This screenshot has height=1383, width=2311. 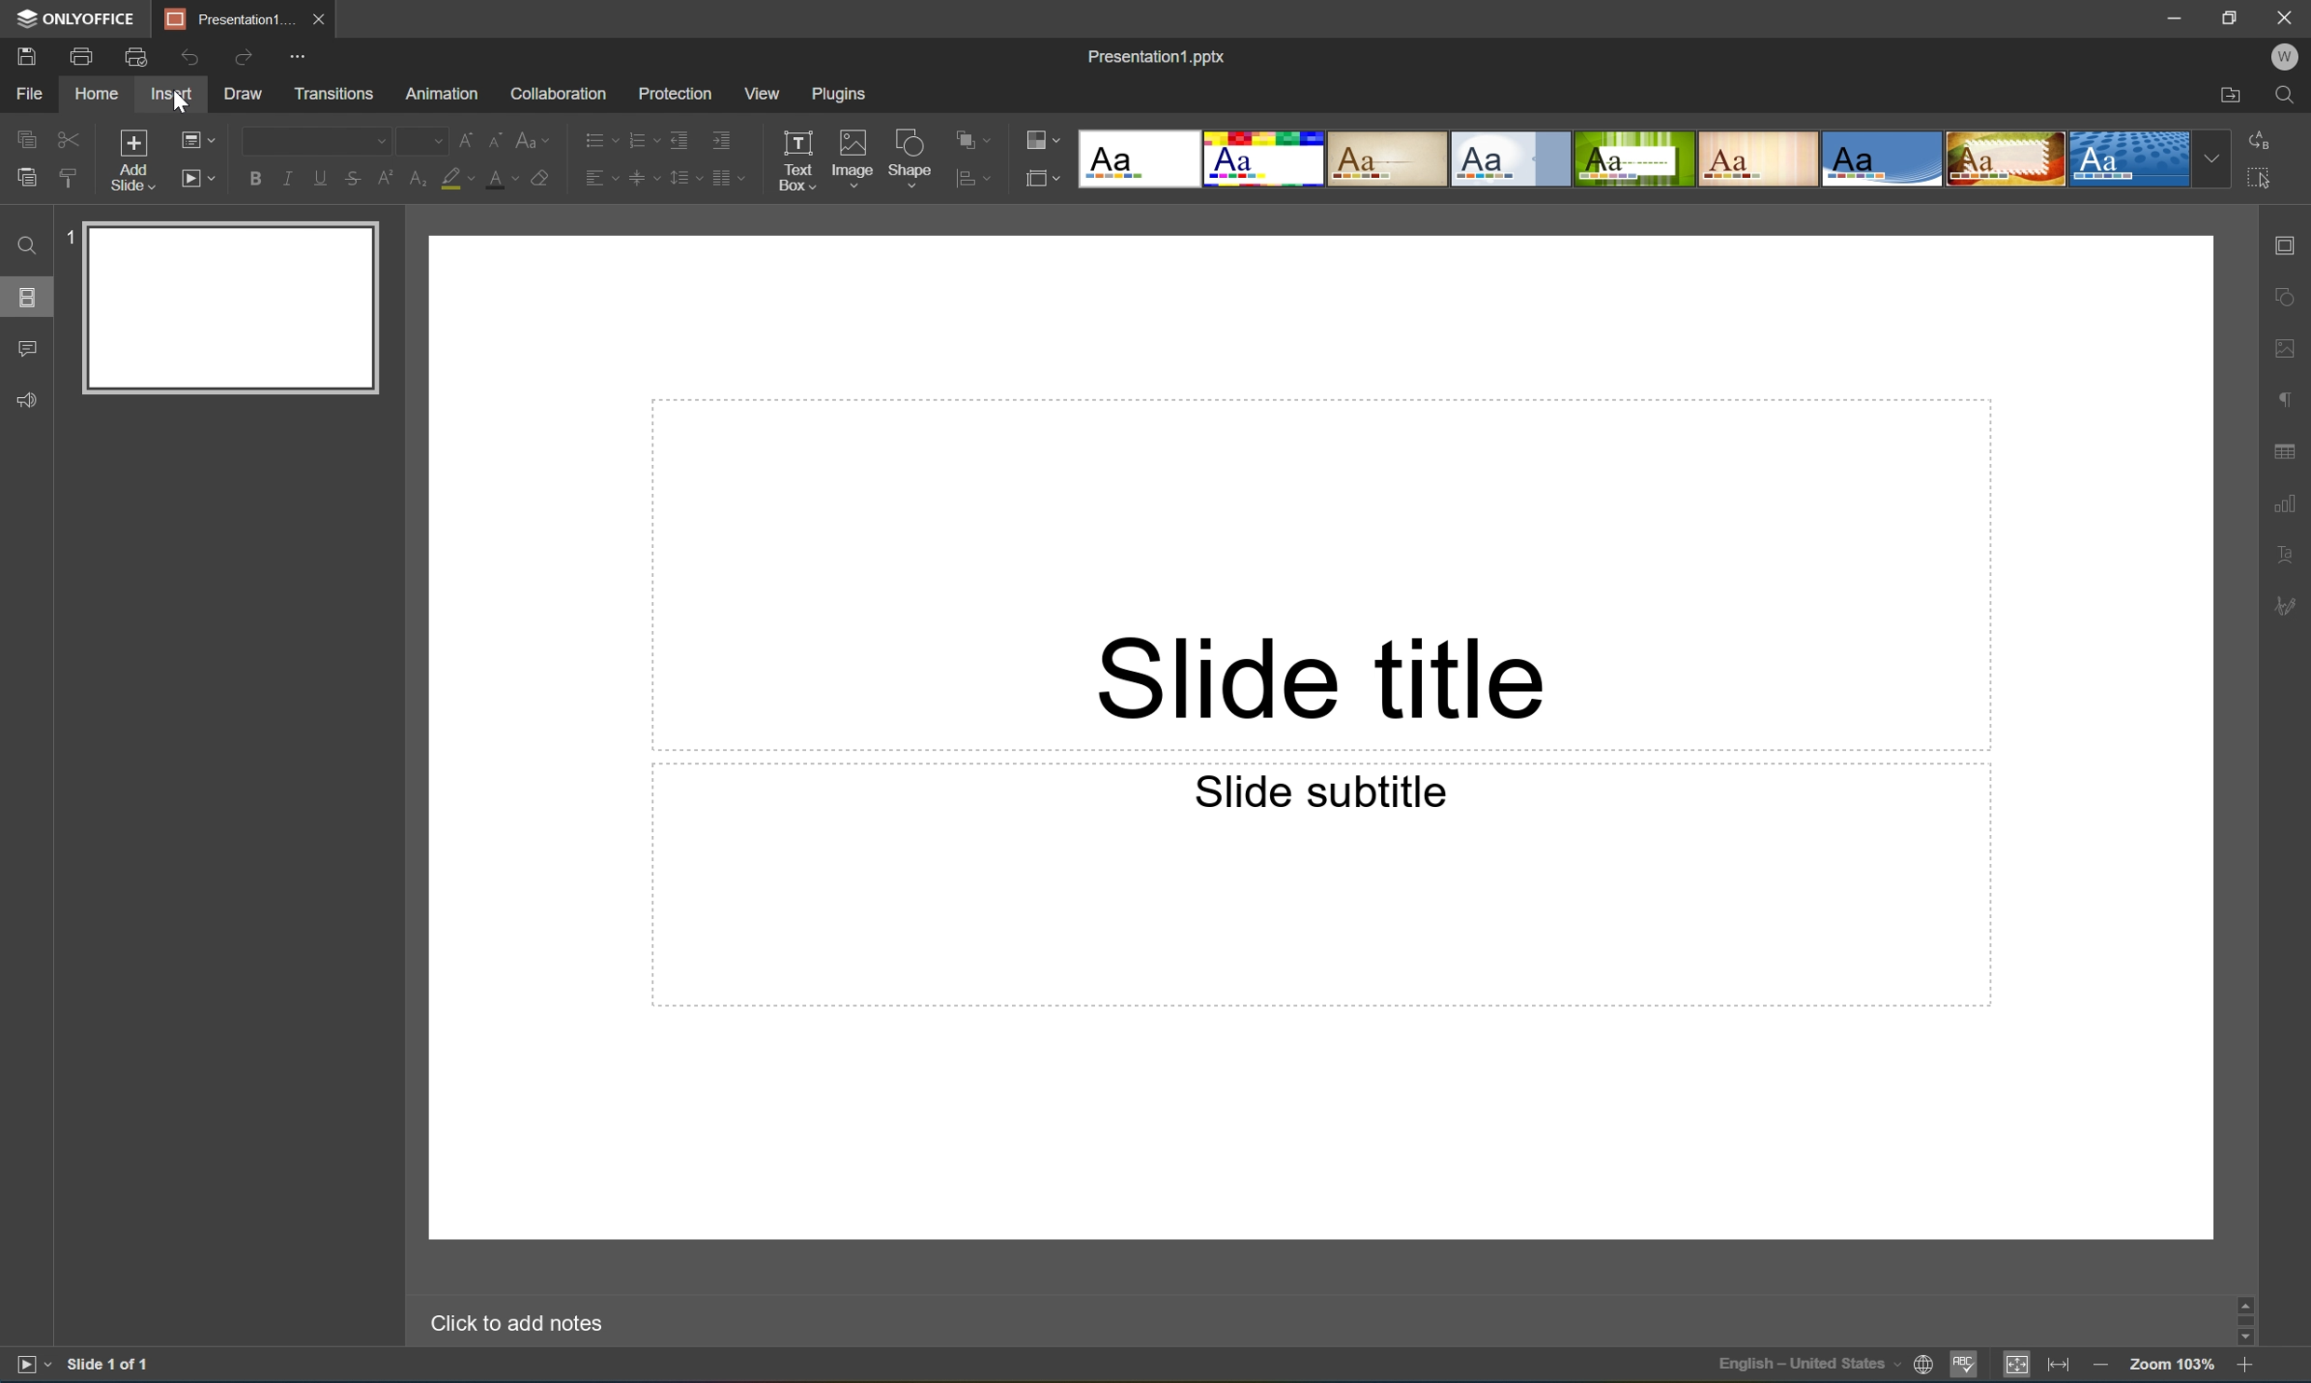 What do you see at coordinates (459, 137) in the screenshot?
I see `Increment font size` at bounding box center [459, 137].